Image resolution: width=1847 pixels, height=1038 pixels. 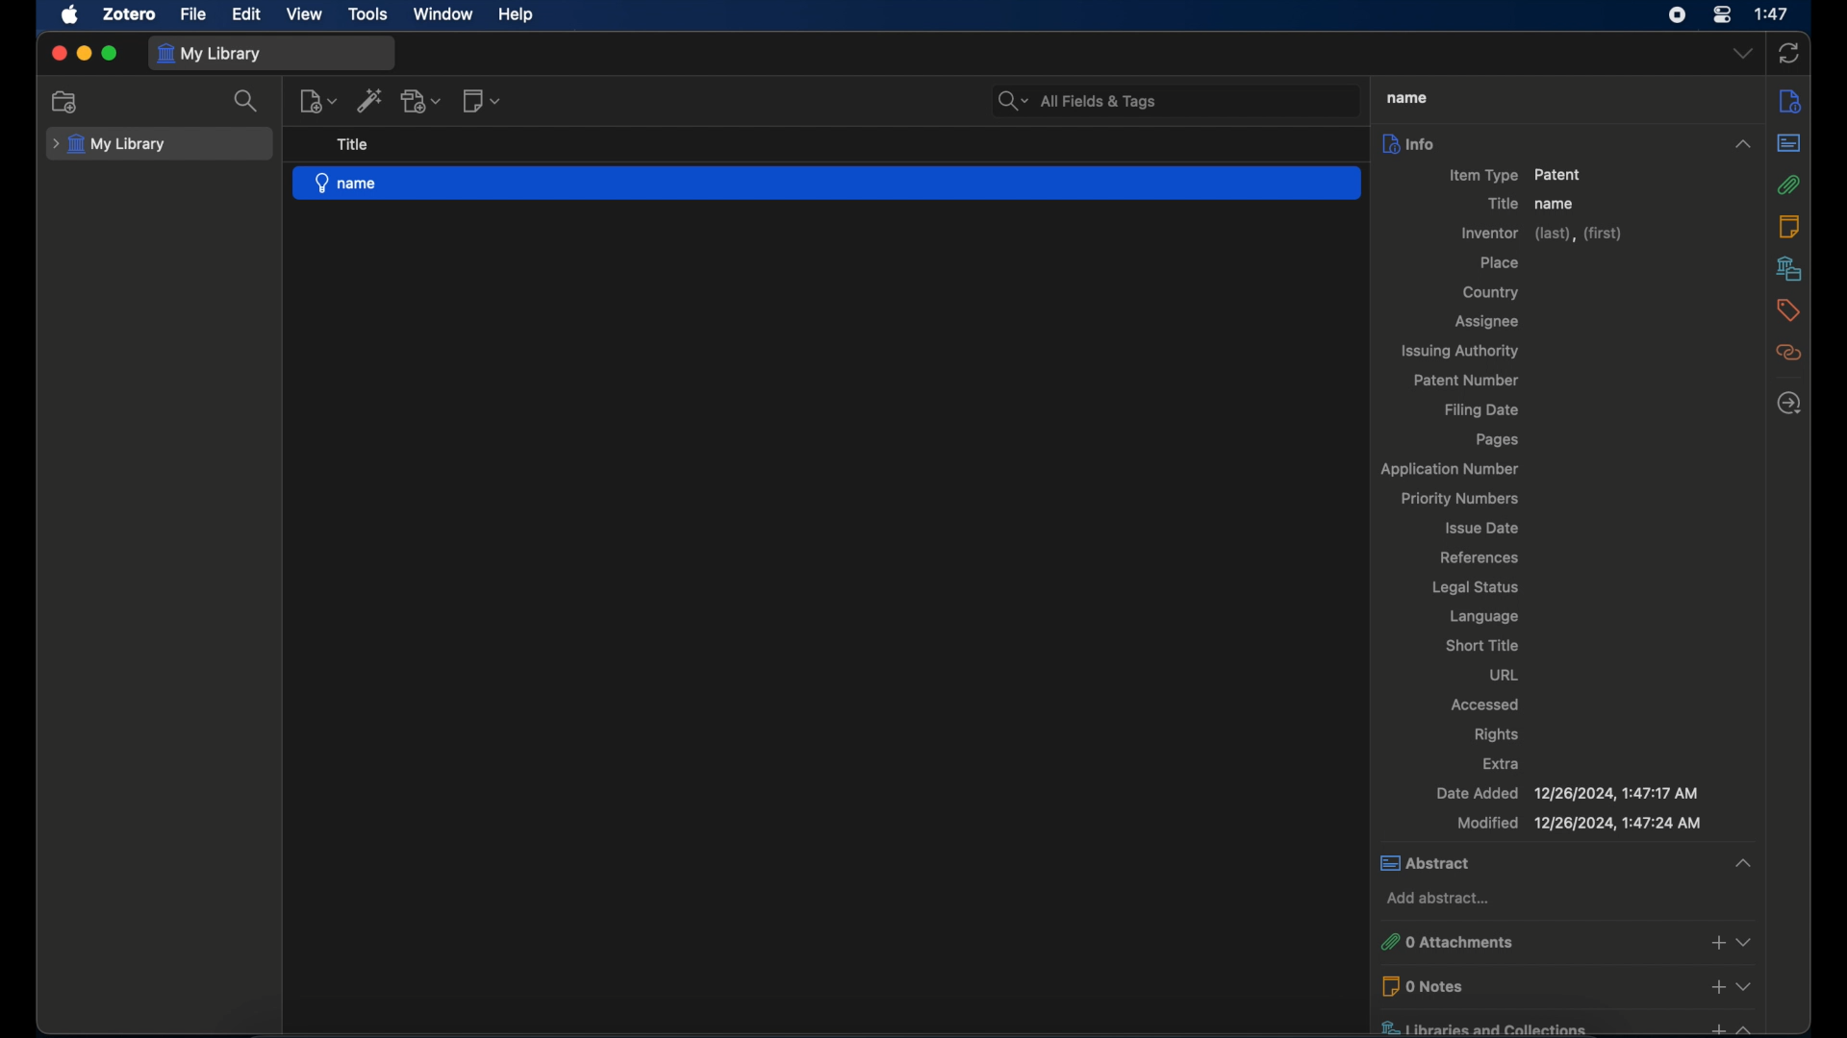 What do you see at coordinates (1556, 205) in the screenshot?
I see `name` at bounding box center [1556, 205].